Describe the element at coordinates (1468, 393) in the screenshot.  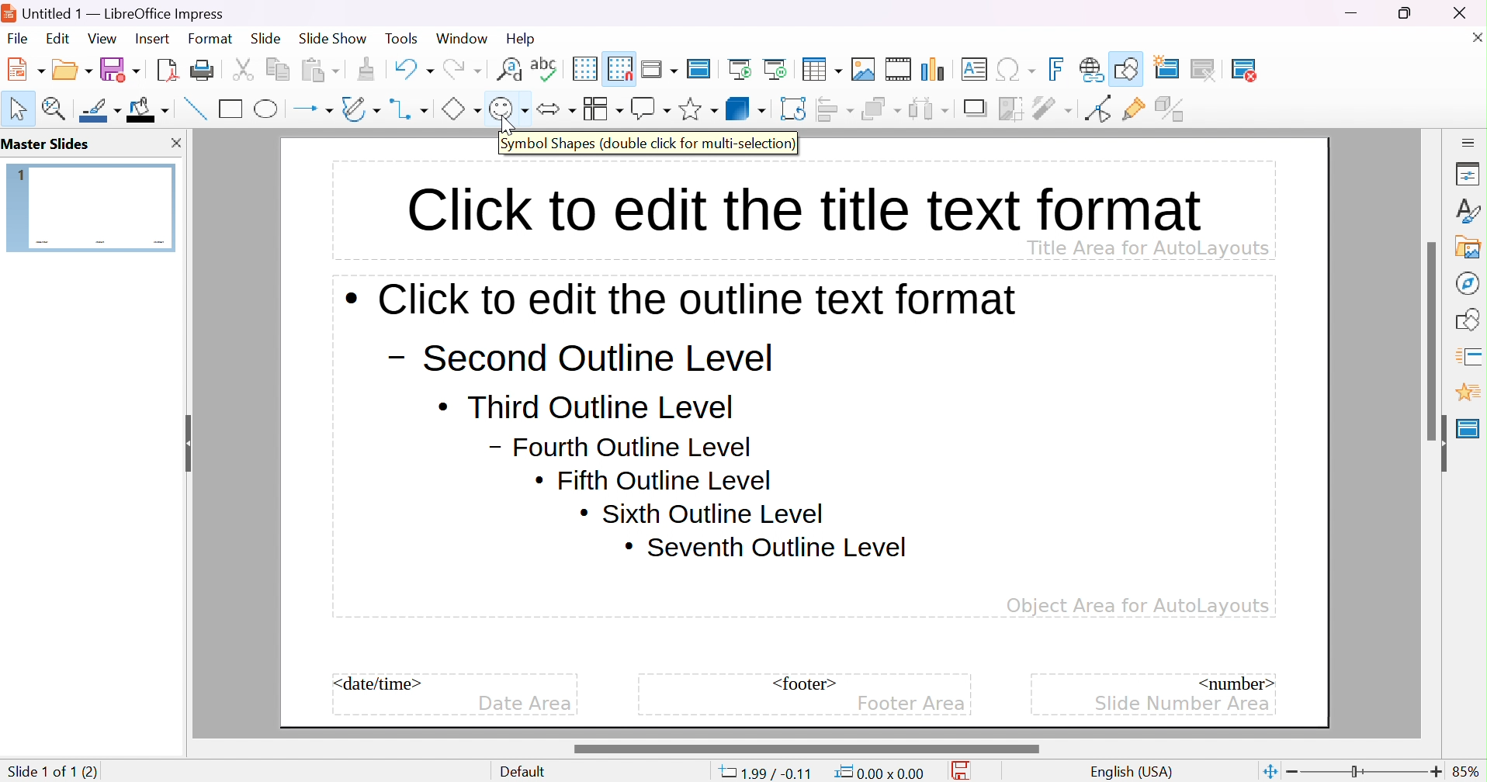
I see `animation` at that location.